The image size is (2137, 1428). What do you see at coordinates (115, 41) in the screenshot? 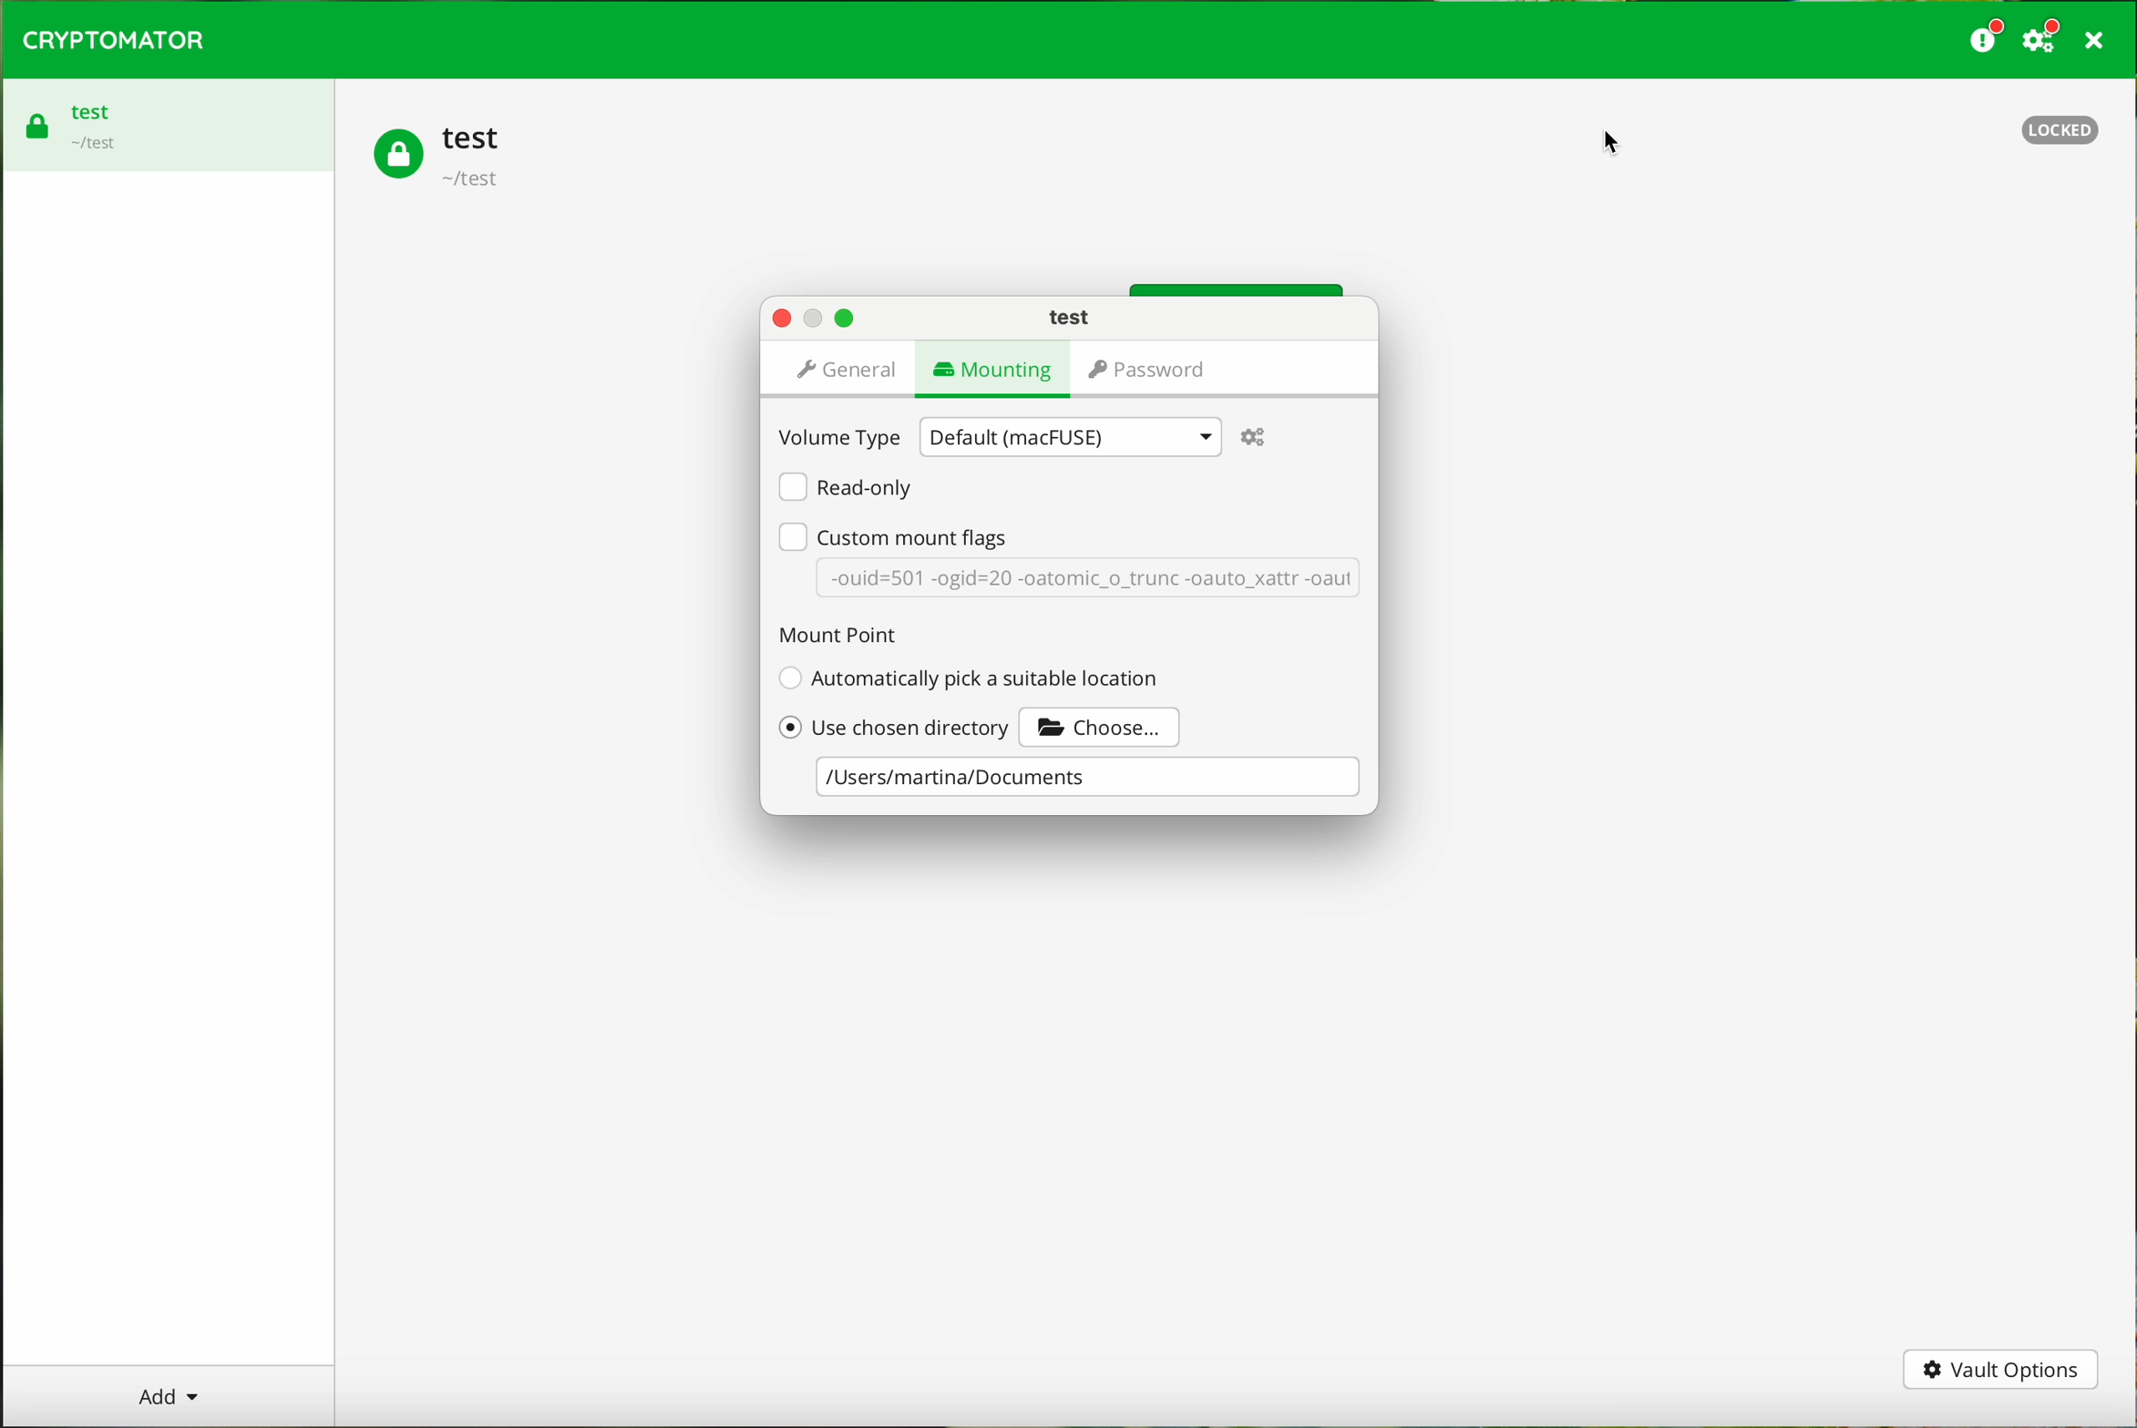
I see `cryptomator` at bounding box center [115, 41].